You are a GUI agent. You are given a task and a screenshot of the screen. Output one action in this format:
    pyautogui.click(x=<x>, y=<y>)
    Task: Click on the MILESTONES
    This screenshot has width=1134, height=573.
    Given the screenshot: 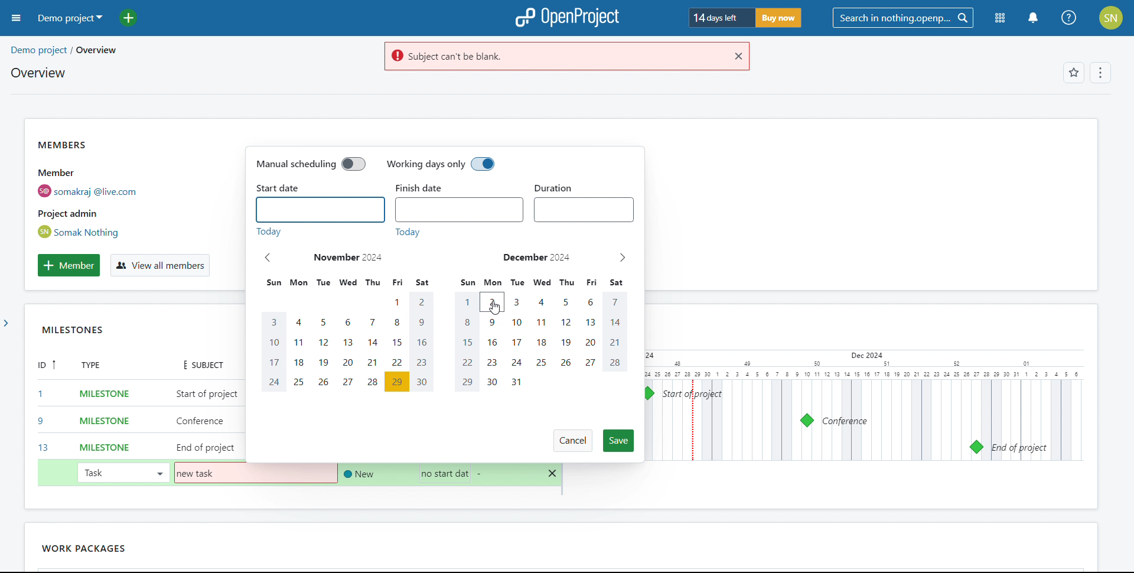 What is the action you would take?
    pyautogui.click(x=84, y=332)
    